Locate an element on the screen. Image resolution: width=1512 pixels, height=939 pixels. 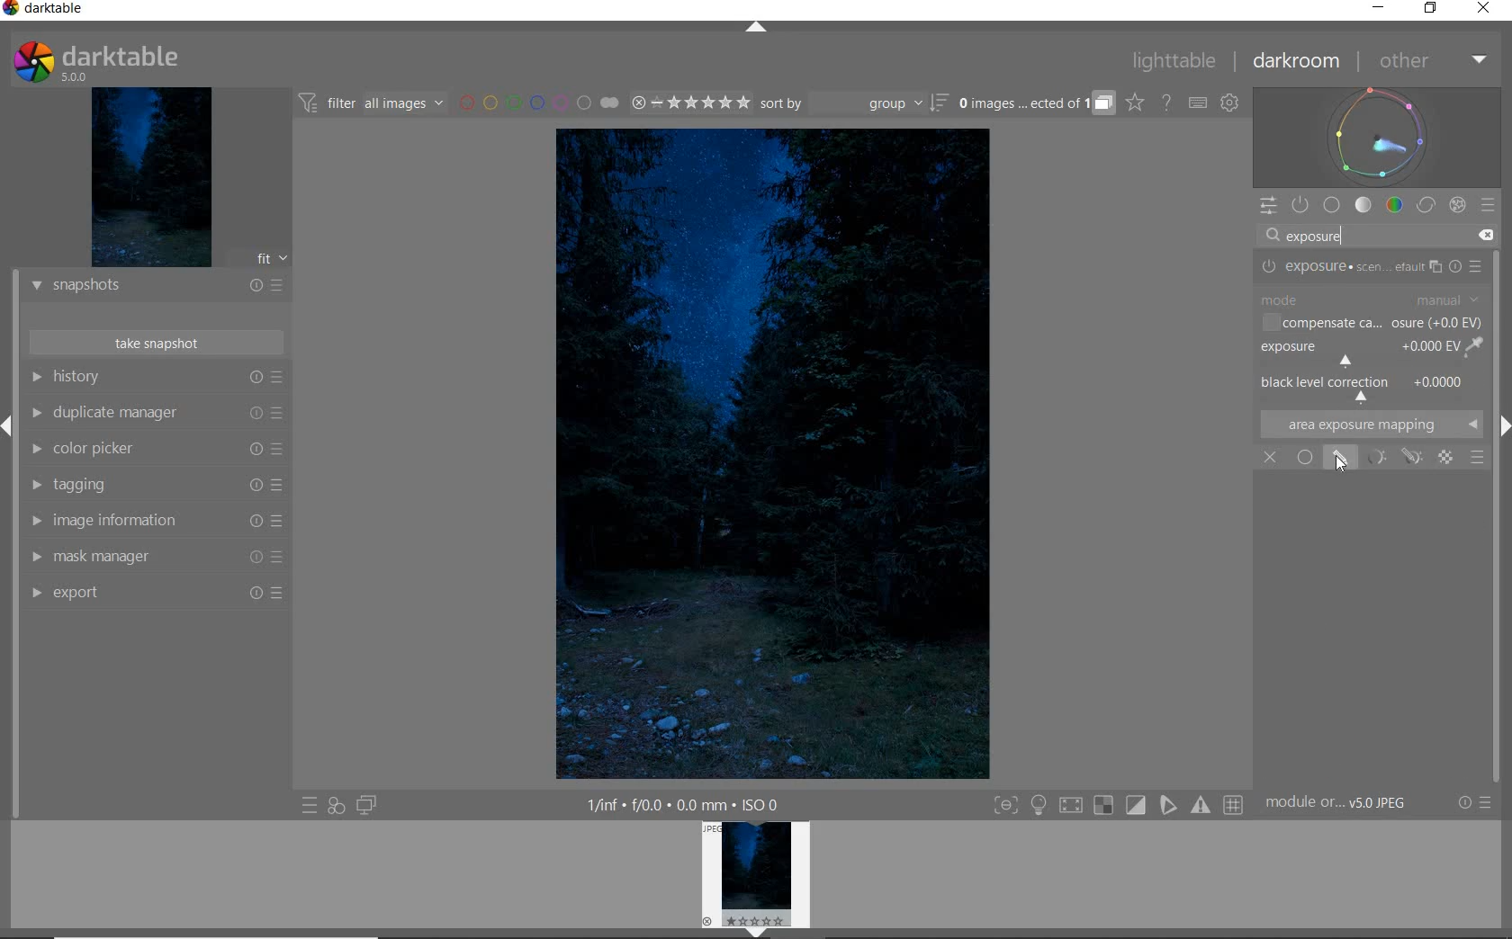
AREA EXPOSURE MAPPING is located at coordinates (1371, 423).